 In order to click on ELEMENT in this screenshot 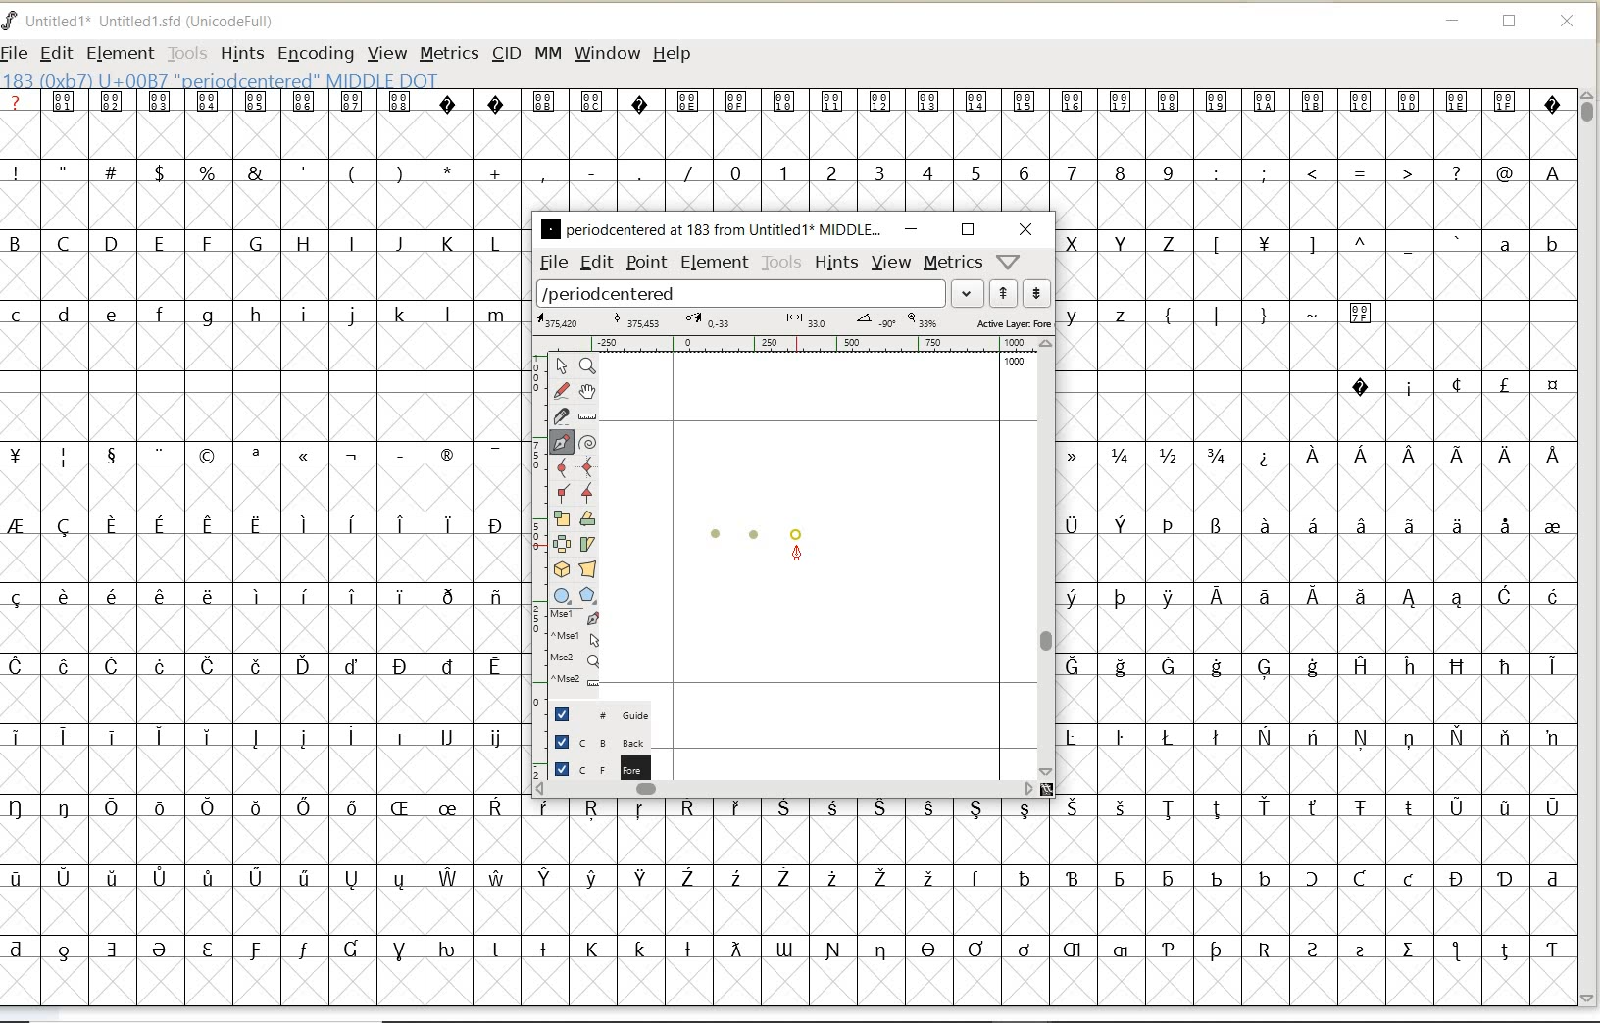, I will do `click(120, 53)`.